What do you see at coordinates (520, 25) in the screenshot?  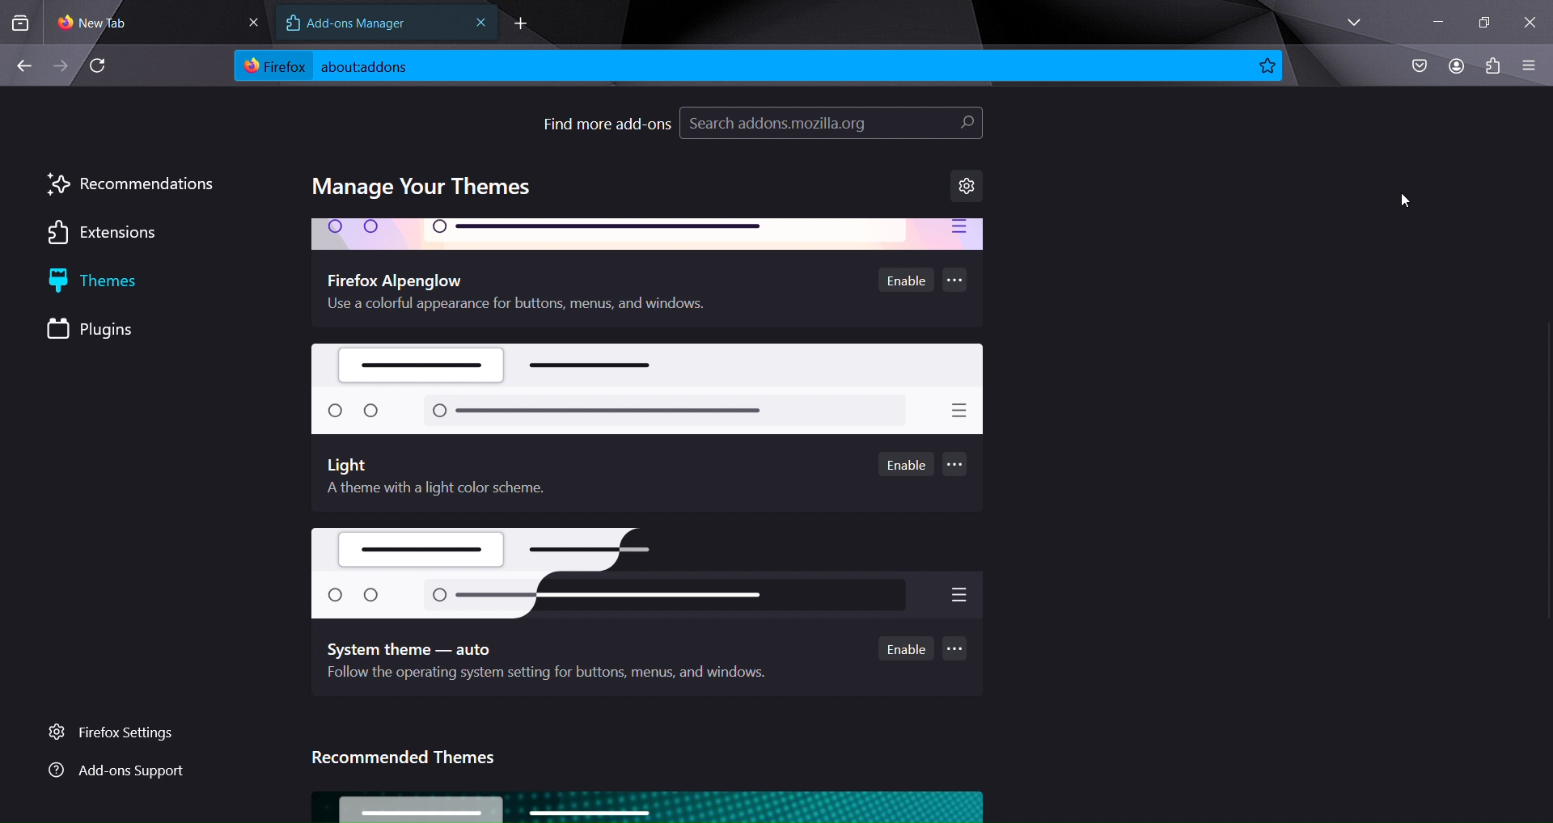 I see `new tab` at bounding box center [520, 25].